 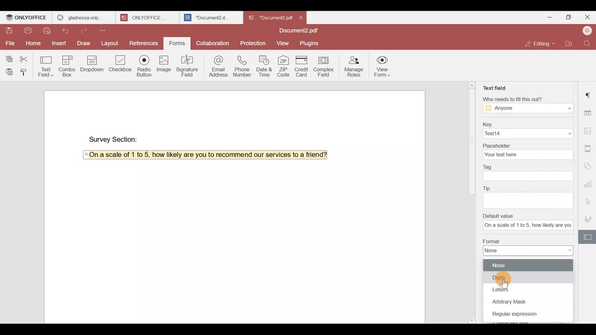 I want to click on Plugins, so click(x=309, y=43).